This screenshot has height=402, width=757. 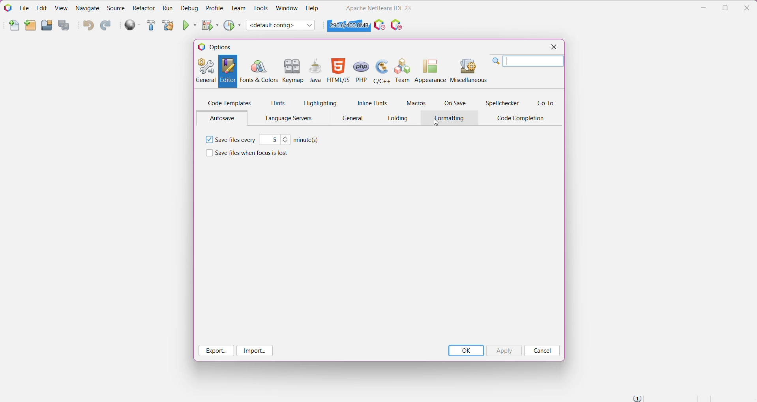 What do you see at coordinates (338, 71) in the screenshot?
I see `HTML/JS` at bounding box center [338, 71].